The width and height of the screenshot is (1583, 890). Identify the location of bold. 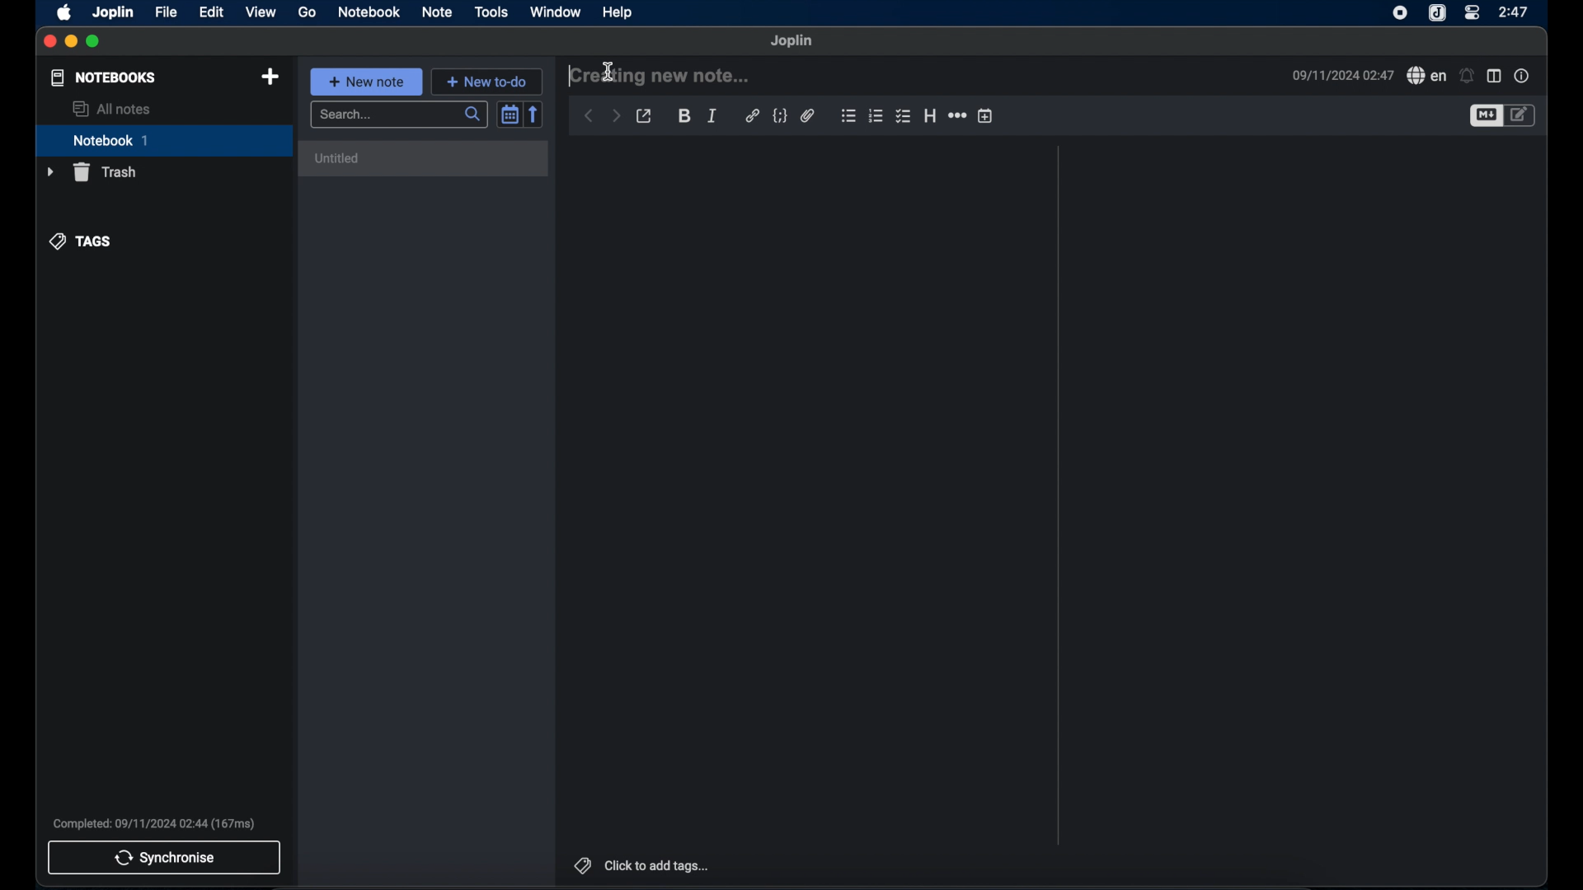
(683, 116).